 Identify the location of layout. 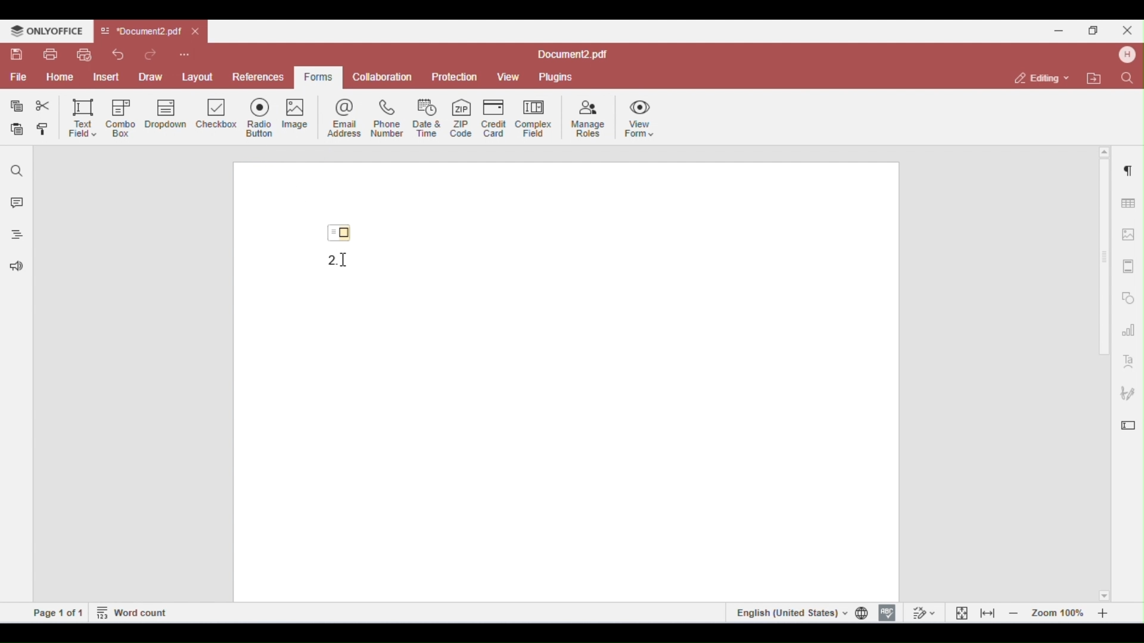
(198, 75).